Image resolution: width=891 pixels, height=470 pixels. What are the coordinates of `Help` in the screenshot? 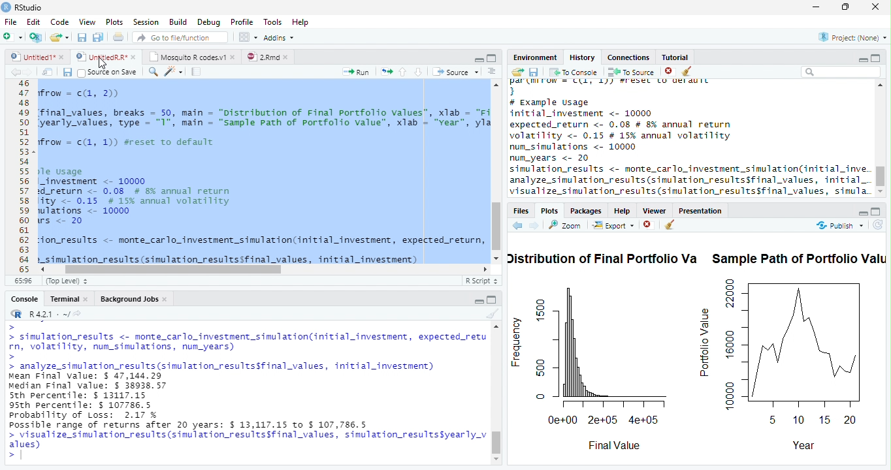 It's located at (622, 210).